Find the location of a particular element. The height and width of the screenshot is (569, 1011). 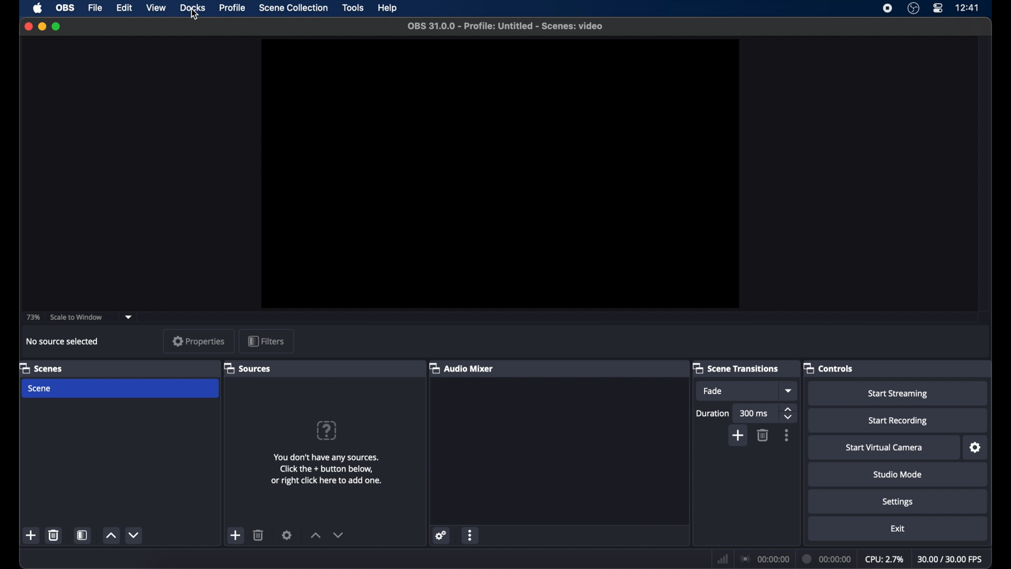

apple icon is located at coordinates (37, 8).